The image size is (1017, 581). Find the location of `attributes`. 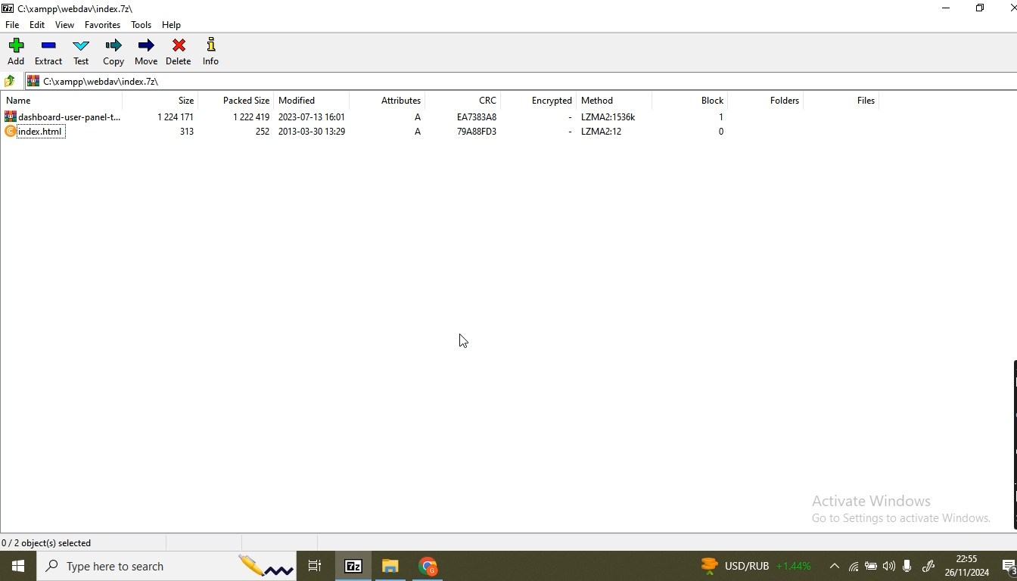

attributes is located at coordinates (406, 98).